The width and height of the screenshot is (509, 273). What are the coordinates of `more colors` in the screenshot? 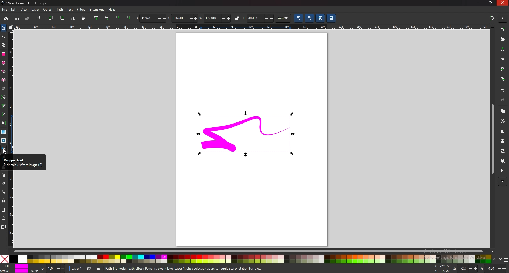 It's located at (506, 260).